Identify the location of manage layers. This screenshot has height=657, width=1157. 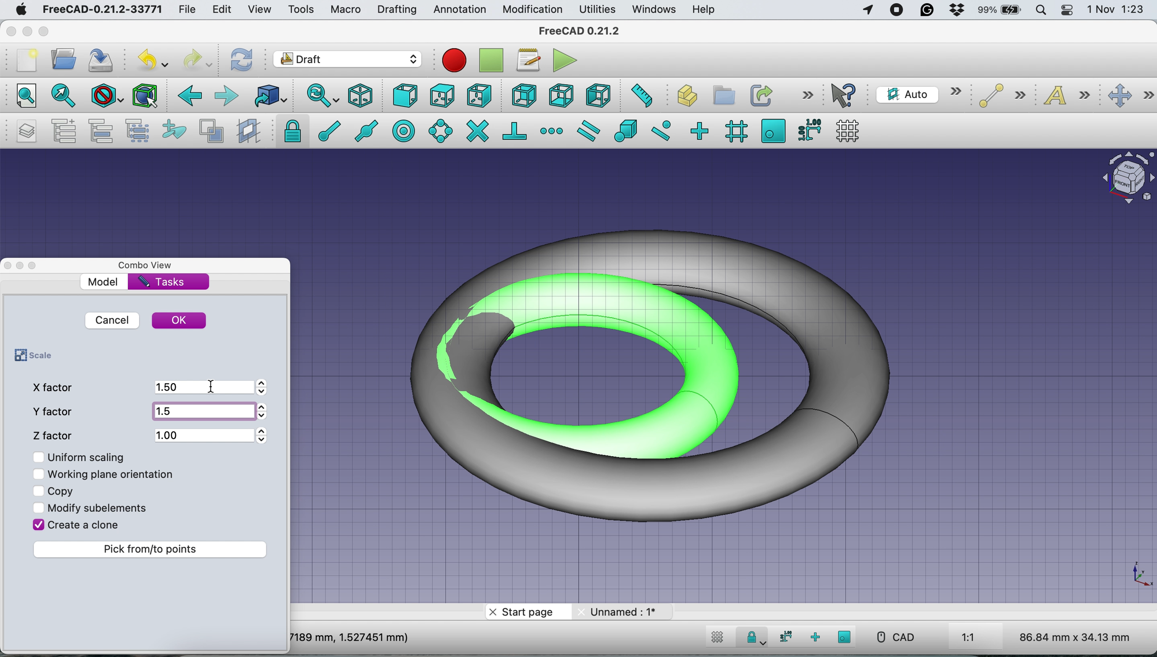
(28, 131).